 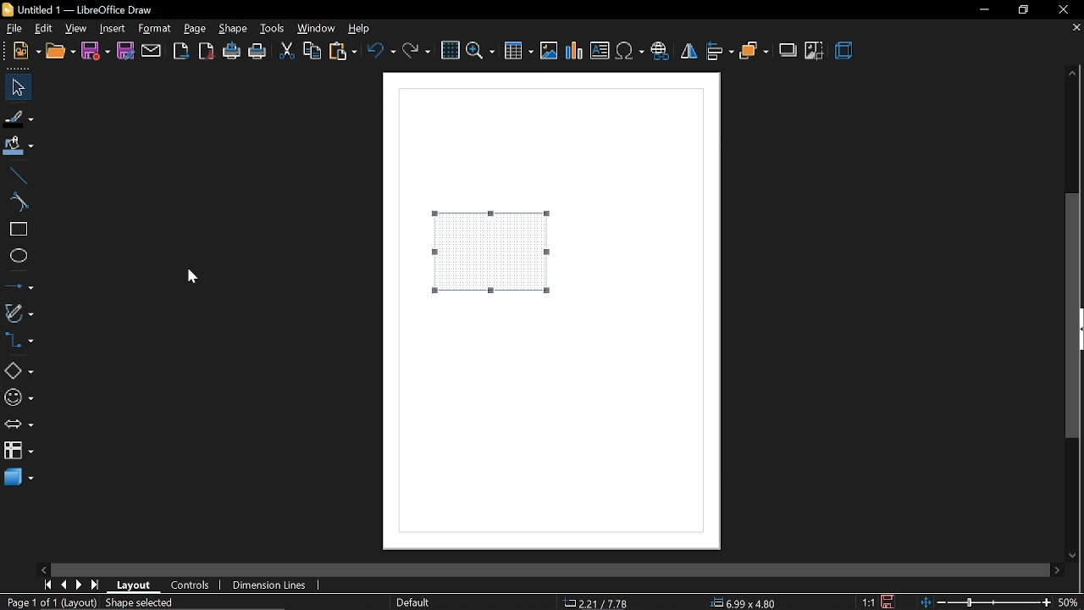 I want to click on vertical scrollbar, so click(x=1075, y=315).